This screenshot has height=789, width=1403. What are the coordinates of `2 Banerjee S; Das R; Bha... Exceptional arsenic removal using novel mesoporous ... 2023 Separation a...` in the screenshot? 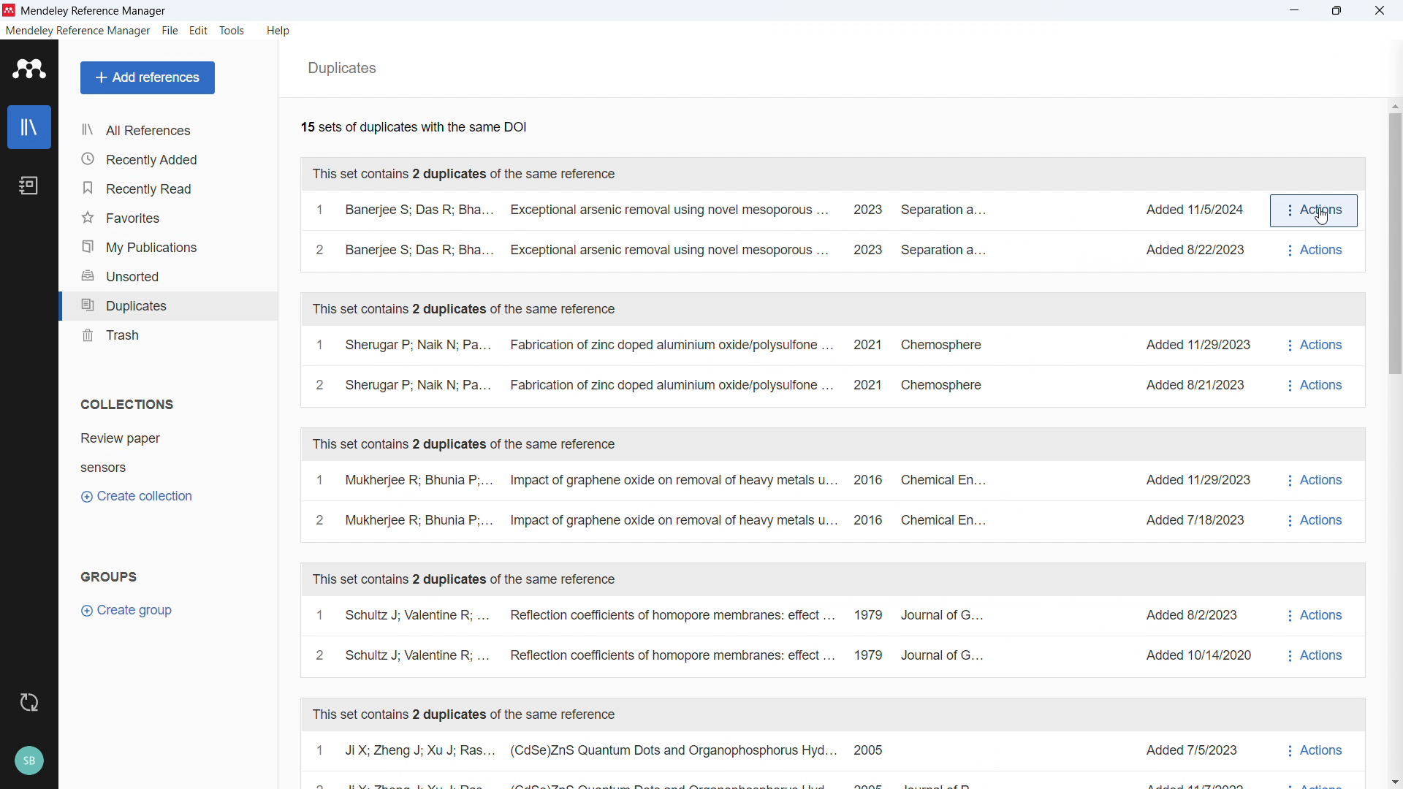 It's located at (651, 254).